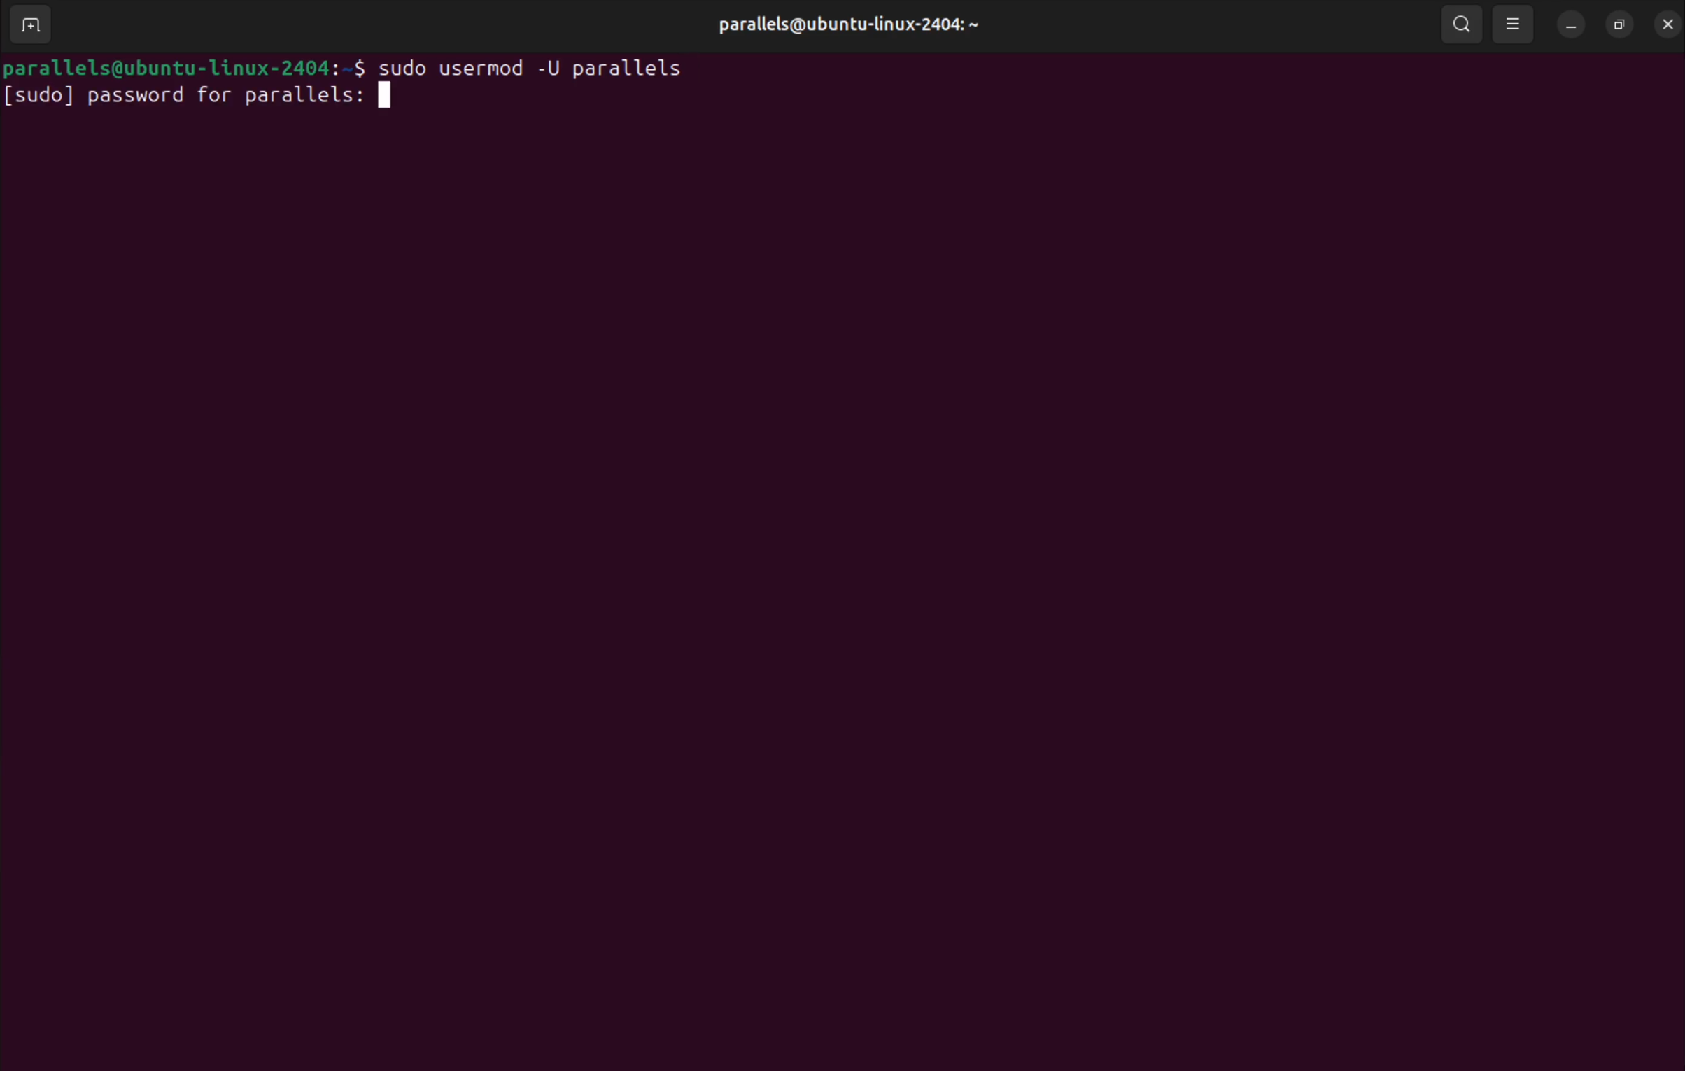 The image size is (1685, 1071). What do you see at coordinates (1516, 23) in the screenshot?
I see `view options` at bounding box center [1516, 23].